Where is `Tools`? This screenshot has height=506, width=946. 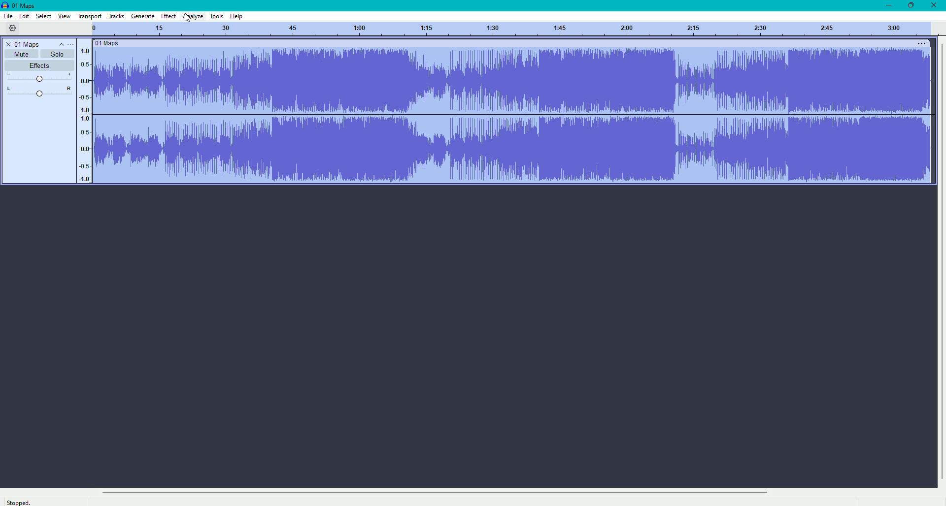 Tools is located at coordinates (215, 16).